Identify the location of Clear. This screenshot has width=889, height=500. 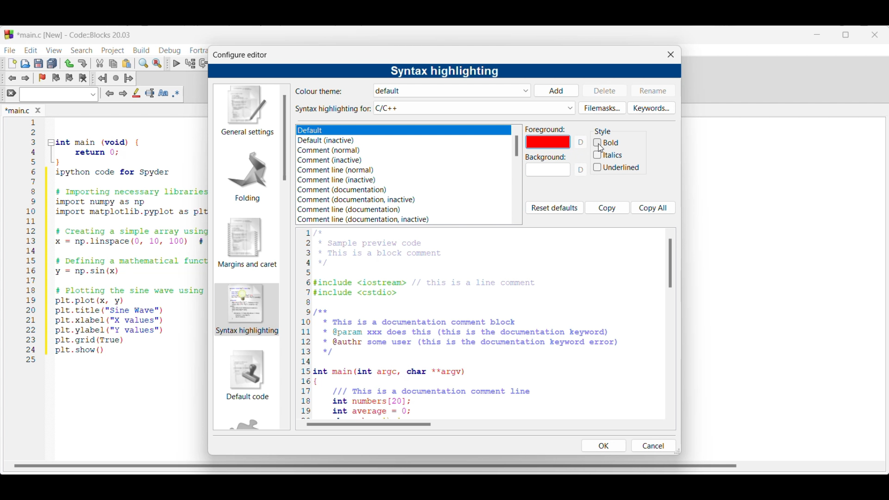
(12, 93).